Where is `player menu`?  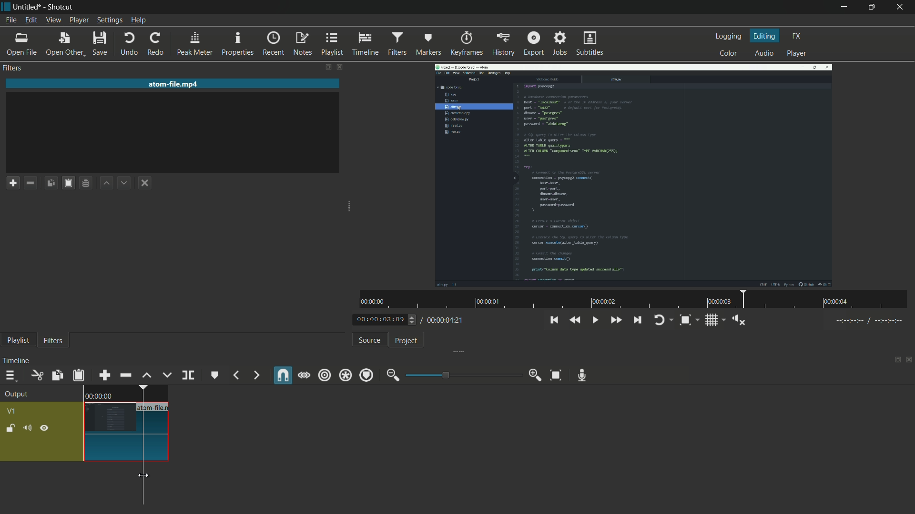 player menu is located at coordinates (80, 21).